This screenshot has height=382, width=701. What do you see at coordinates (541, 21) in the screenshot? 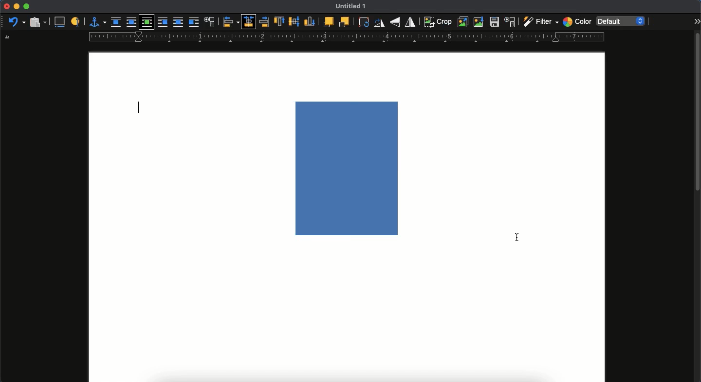
I see `filter` at bounding box center [541, 21].